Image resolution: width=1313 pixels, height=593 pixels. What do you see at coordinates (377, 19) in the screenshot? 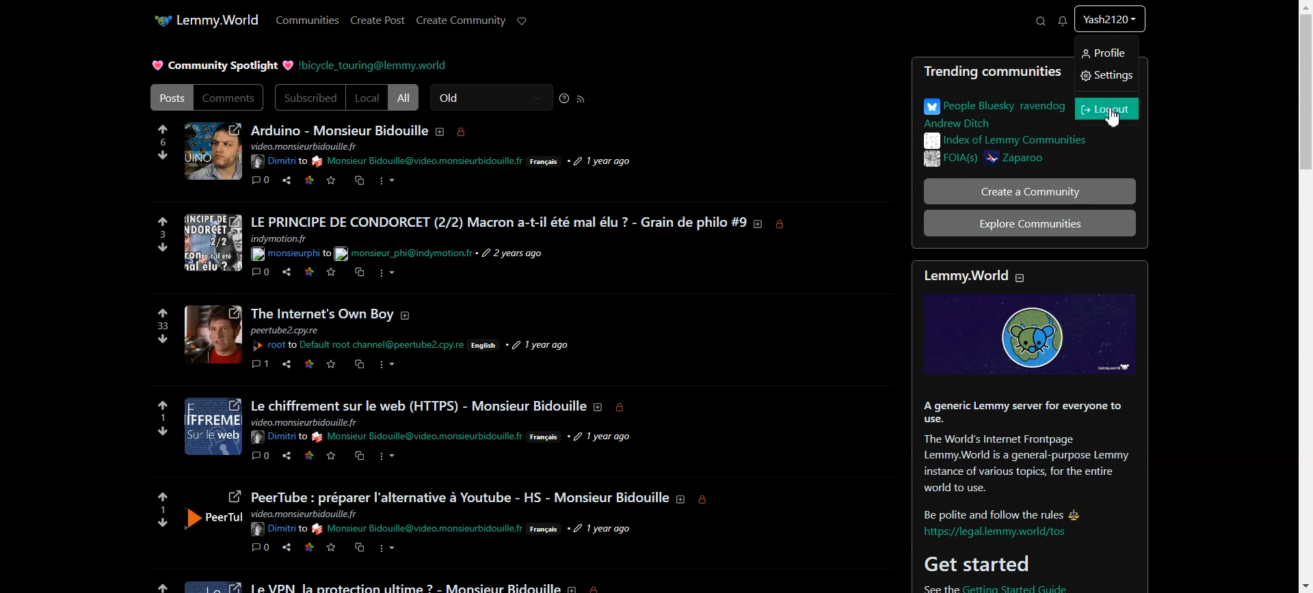
I see `Create Post` at bounding box center [377, 19].